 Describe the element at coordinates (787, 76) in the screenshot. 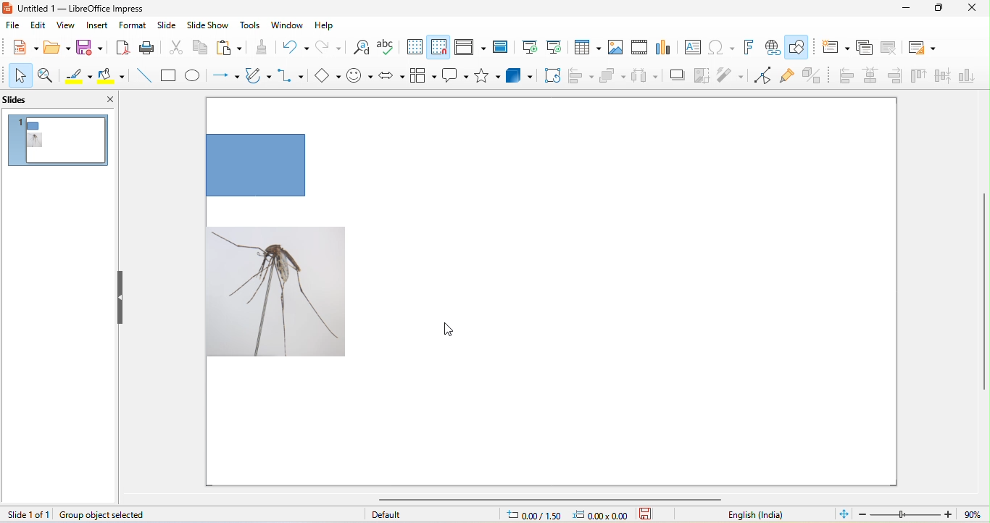

I see `gluepoint function` at that location.